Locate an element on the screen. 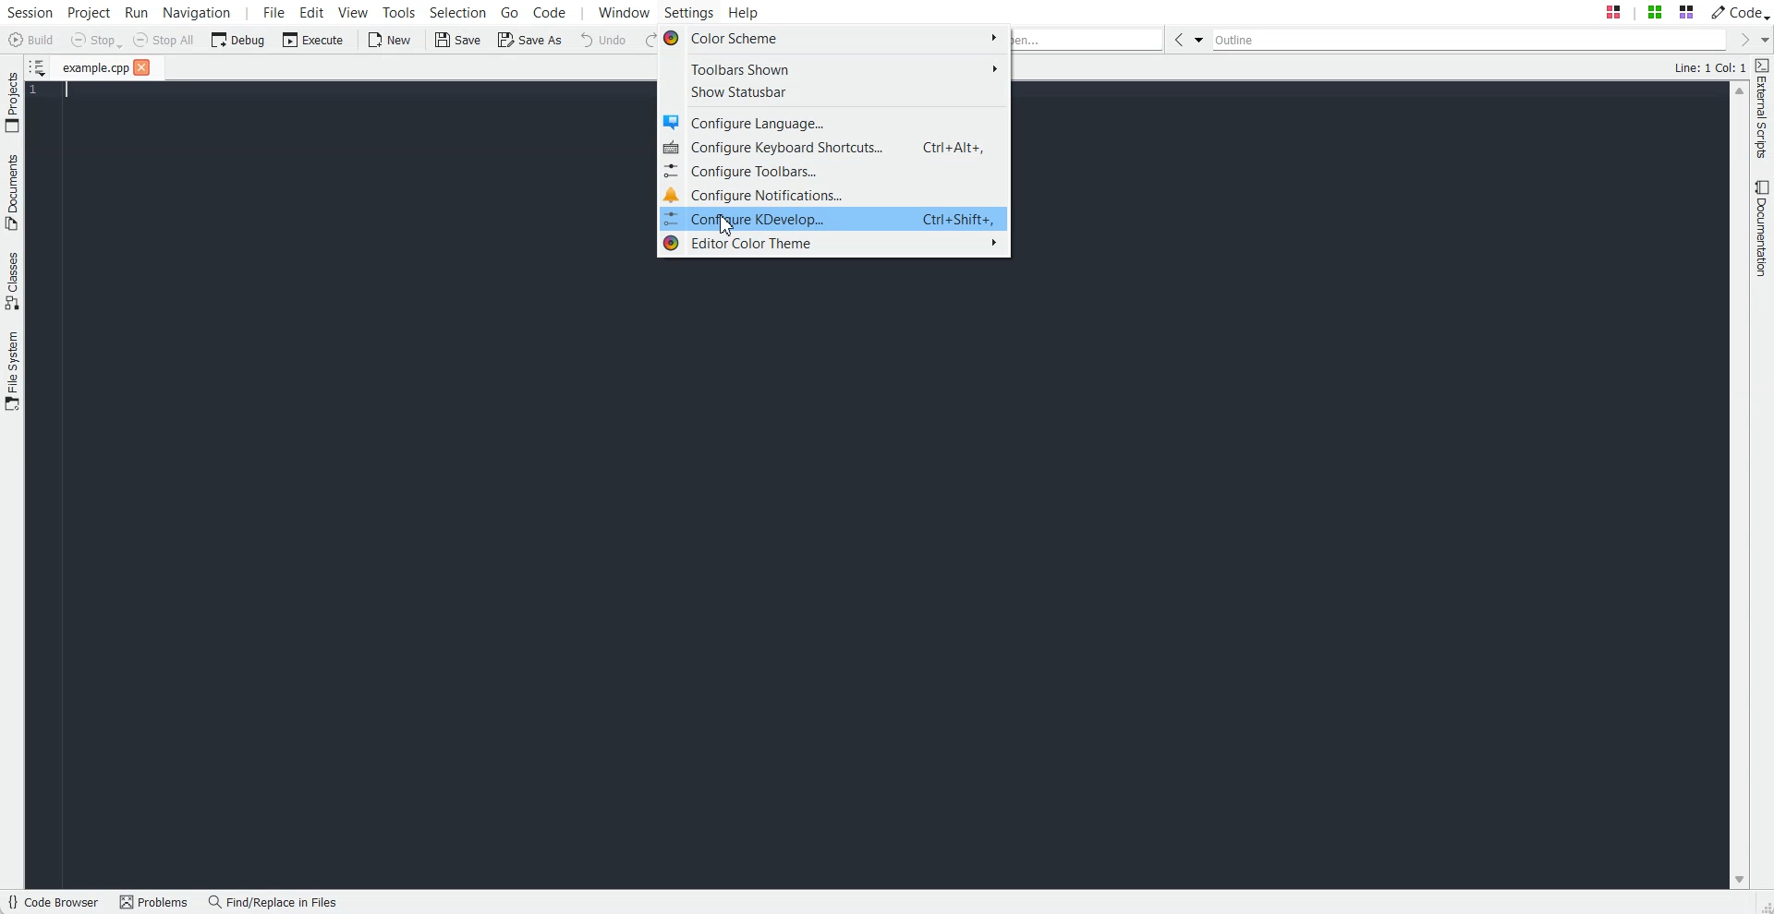 The width and height of the screenshot is (1774, 914). Documents is located at coordinates (12, 192).